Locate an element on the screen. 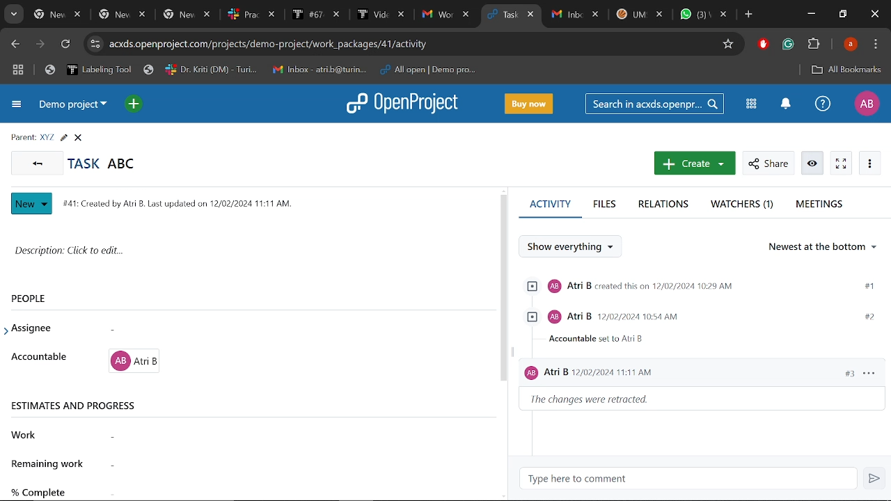 This screenshot has width=891, height=501. Activate zen mode is located at coordinates (842, 164).